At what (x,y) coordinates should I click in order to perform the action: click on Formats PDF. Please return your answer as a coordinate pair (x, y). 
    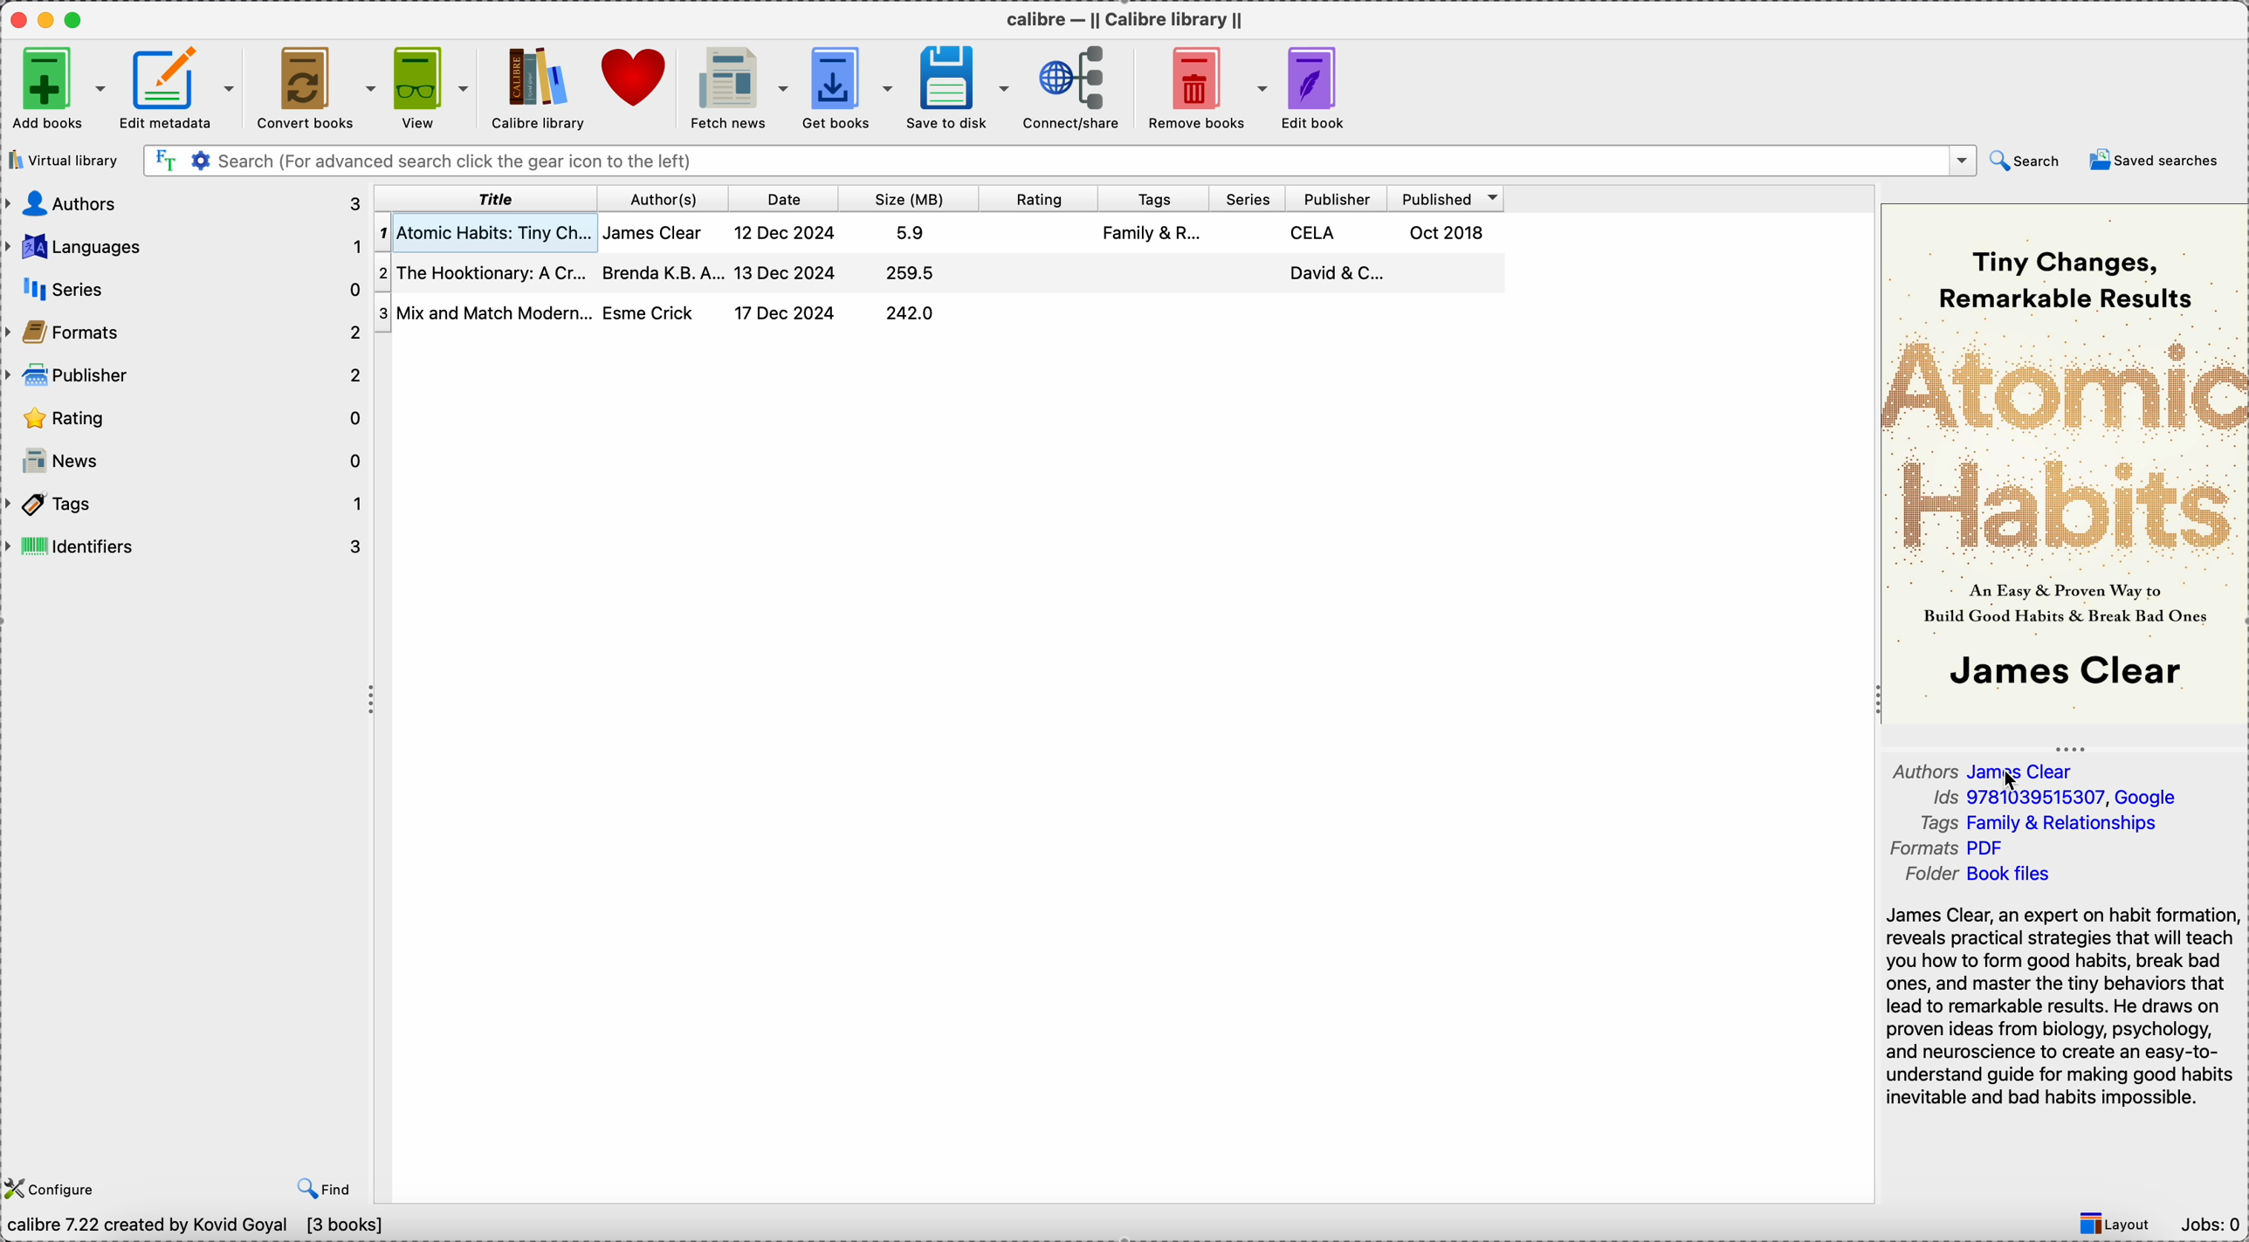
    Looking at the image, I should click on (1951, 847).